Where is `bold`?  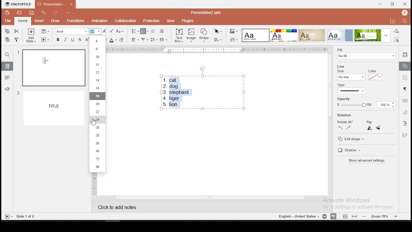
bold is located at coordinates (57, 40).